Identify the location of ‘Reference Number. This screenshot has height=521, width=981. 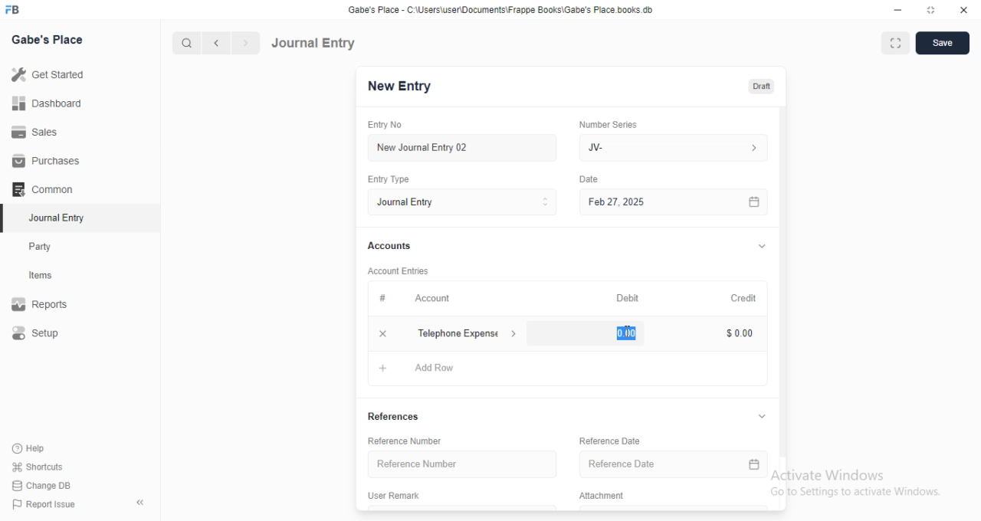
(459, 464).